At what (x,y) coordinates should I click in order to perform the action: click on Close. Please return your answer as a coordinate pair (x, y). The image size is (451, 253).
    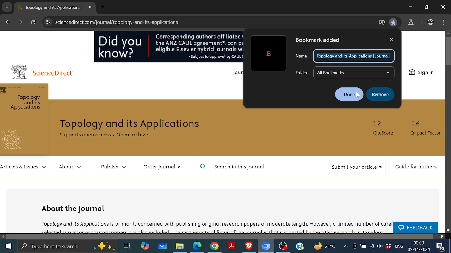
    Looking at the image, I should click on (392, 39).